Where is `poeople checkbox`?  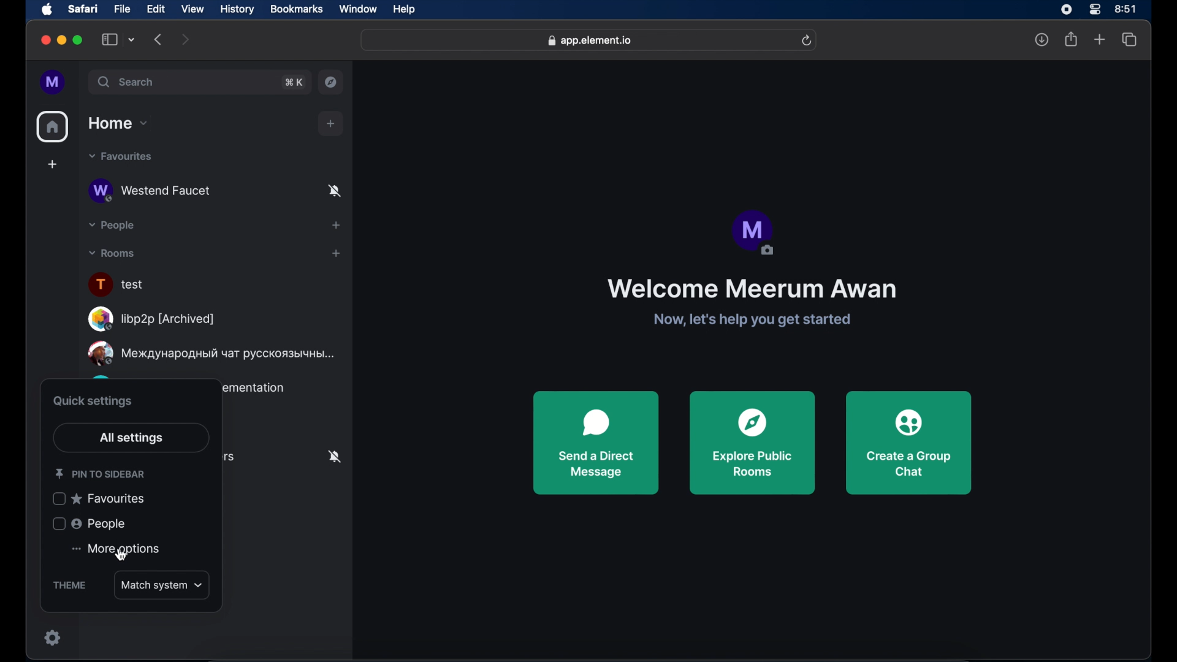 poeople checkbox is located at coordinates (90, 523).